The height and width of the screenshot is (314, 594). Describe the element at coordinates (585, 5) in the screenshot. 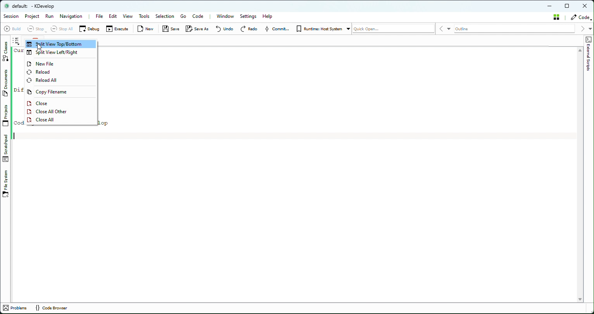

I see `Close` at that location.